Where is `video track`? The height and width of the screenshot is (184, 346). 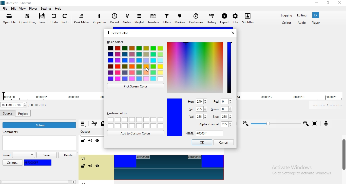 video track is located at coordinates (169, 168).